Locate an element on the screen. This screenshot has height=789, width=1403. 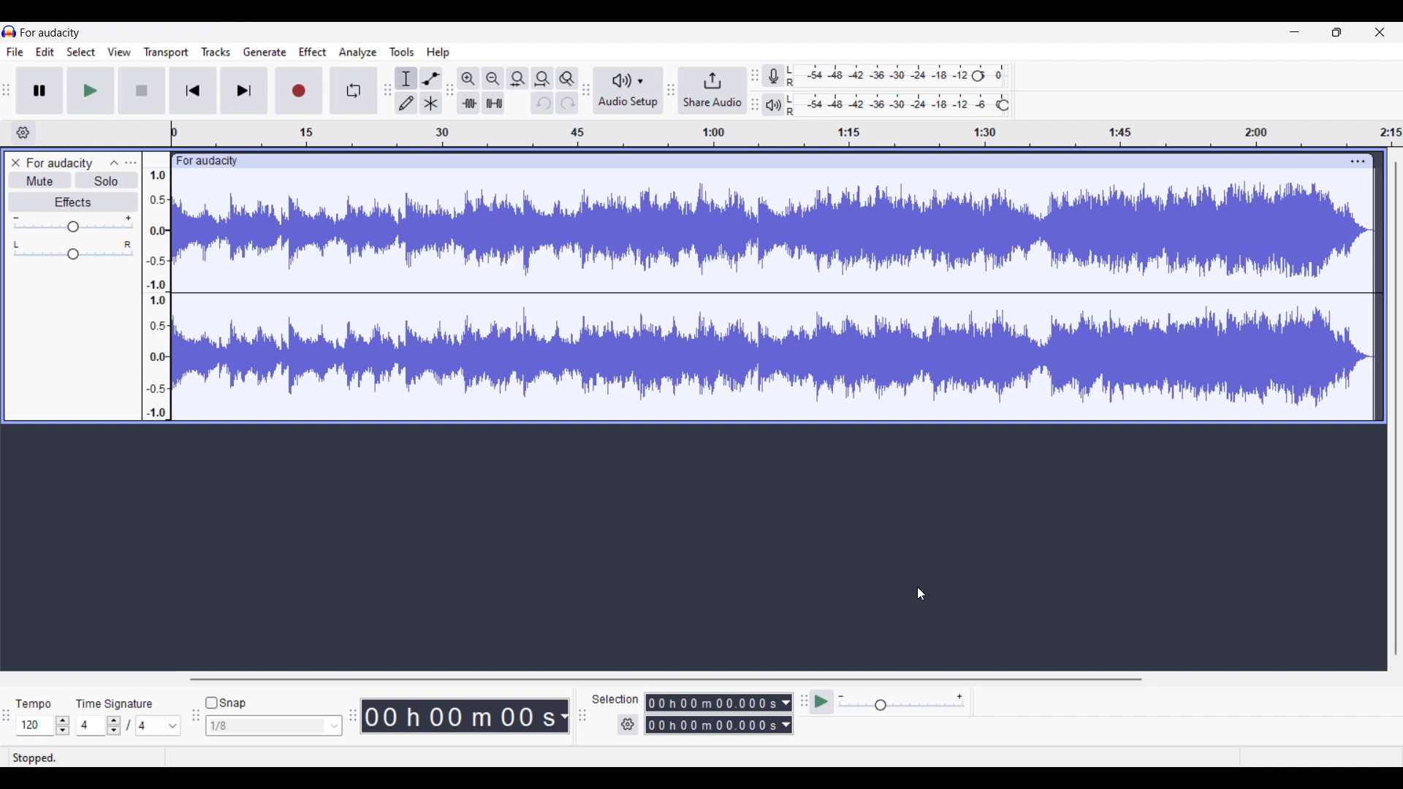
Mute is located at coordinates (41, 180).